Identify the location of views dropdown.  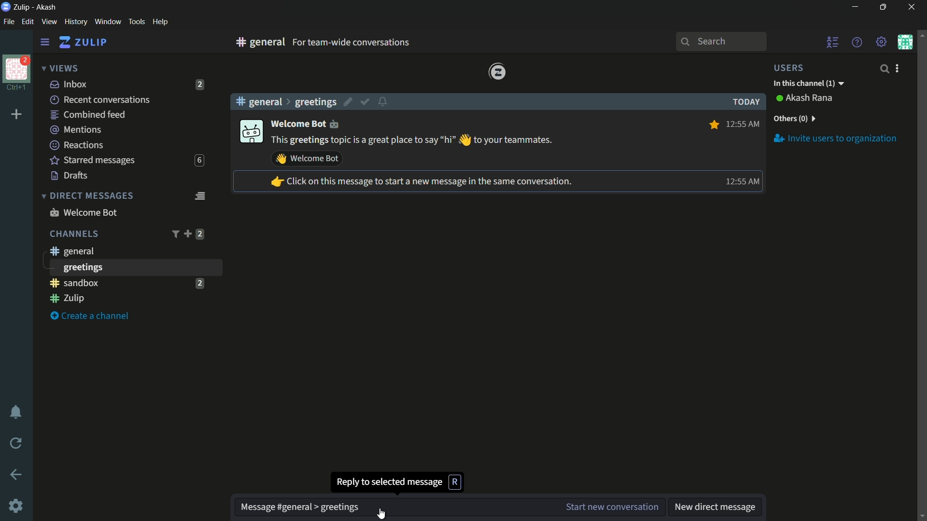
(60, 69).